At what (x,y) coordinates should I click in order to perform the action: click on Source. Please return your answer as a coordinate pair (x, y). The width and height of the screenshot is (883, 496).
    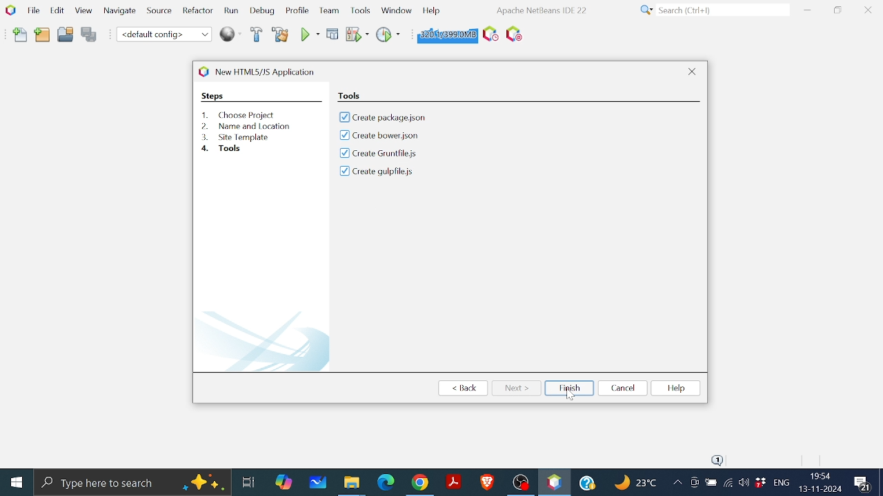
    Looking at the image, I should click on (157, 13).